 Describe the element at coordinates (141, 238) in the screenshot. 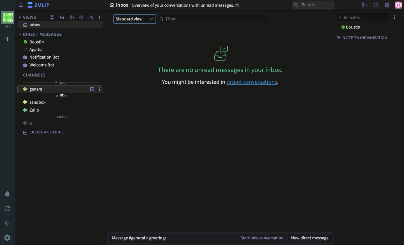

I see `Message #general > greetings` at that location.